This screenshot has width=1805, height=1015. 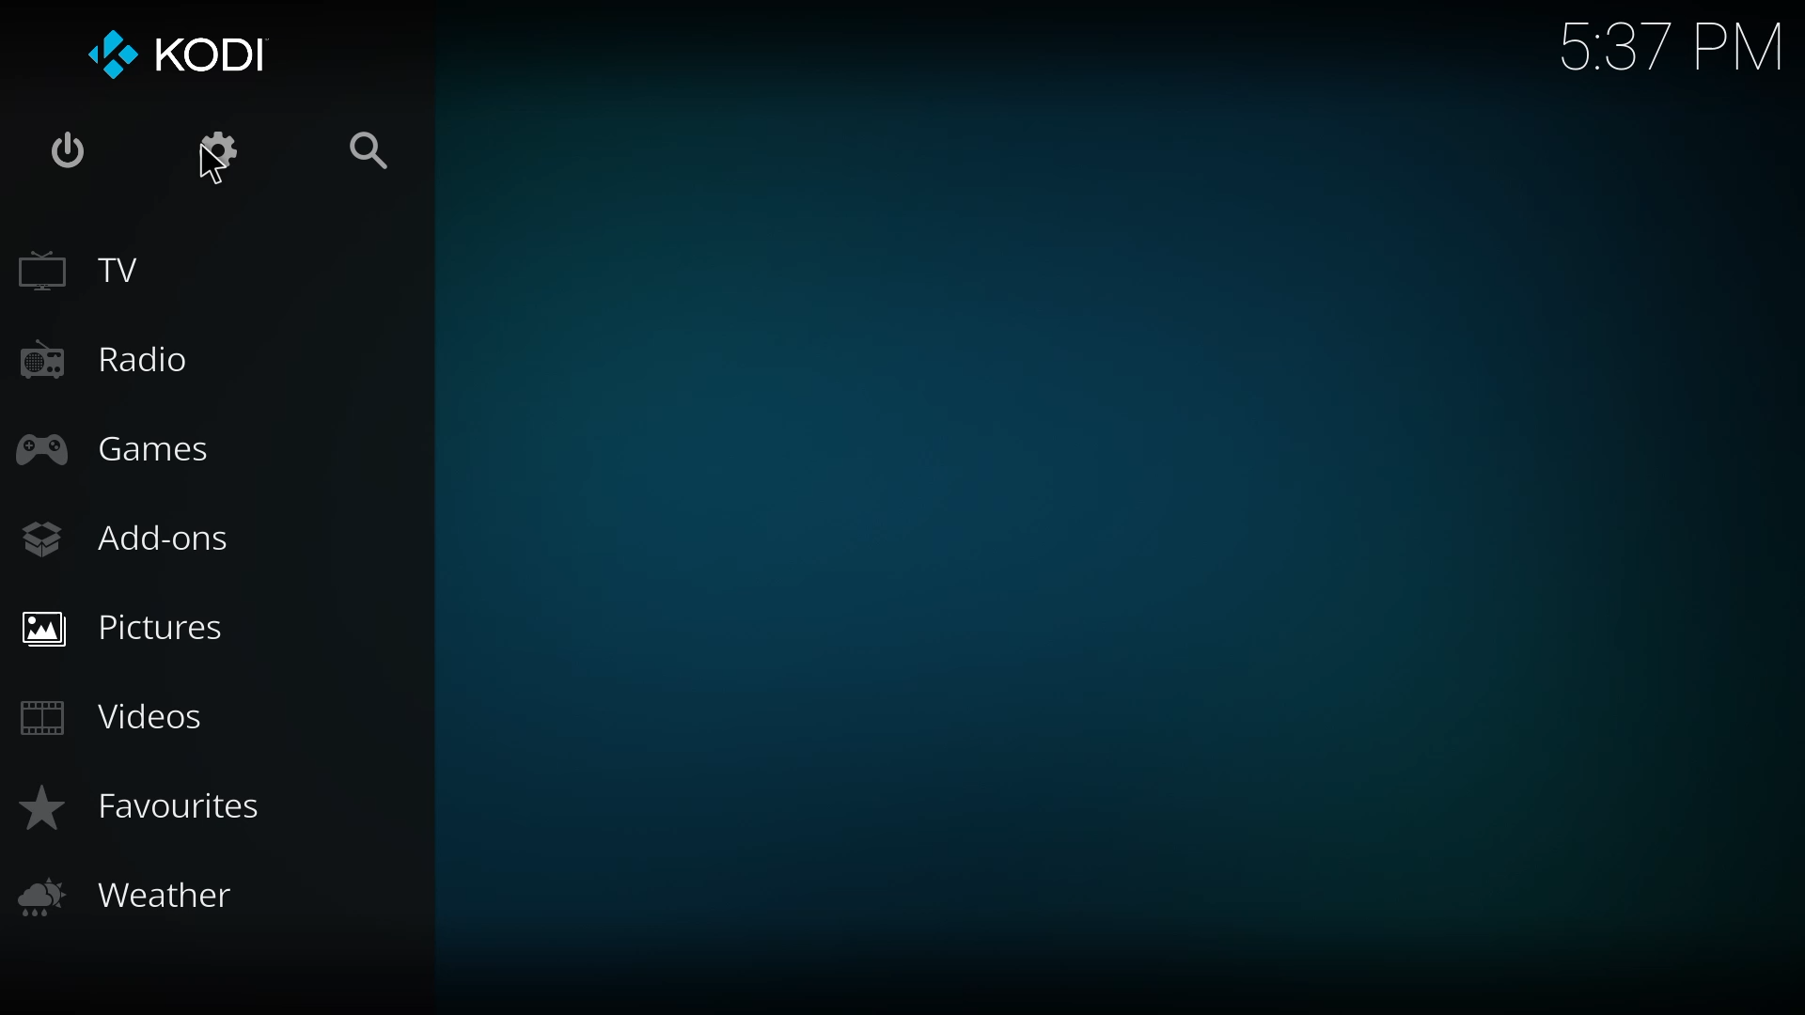 What do you see at coordinates (92, 276) in the screenshot?
I see `tv` at bounding box center [92, 276].